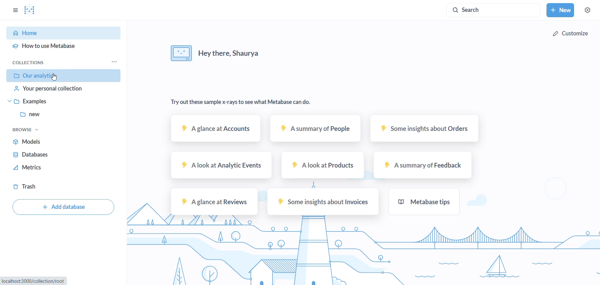 This screenshot has width=600, height=285. Describe the element at coordinates (219, 165) in the screenshot. I see `A look at analytic event` at that location.